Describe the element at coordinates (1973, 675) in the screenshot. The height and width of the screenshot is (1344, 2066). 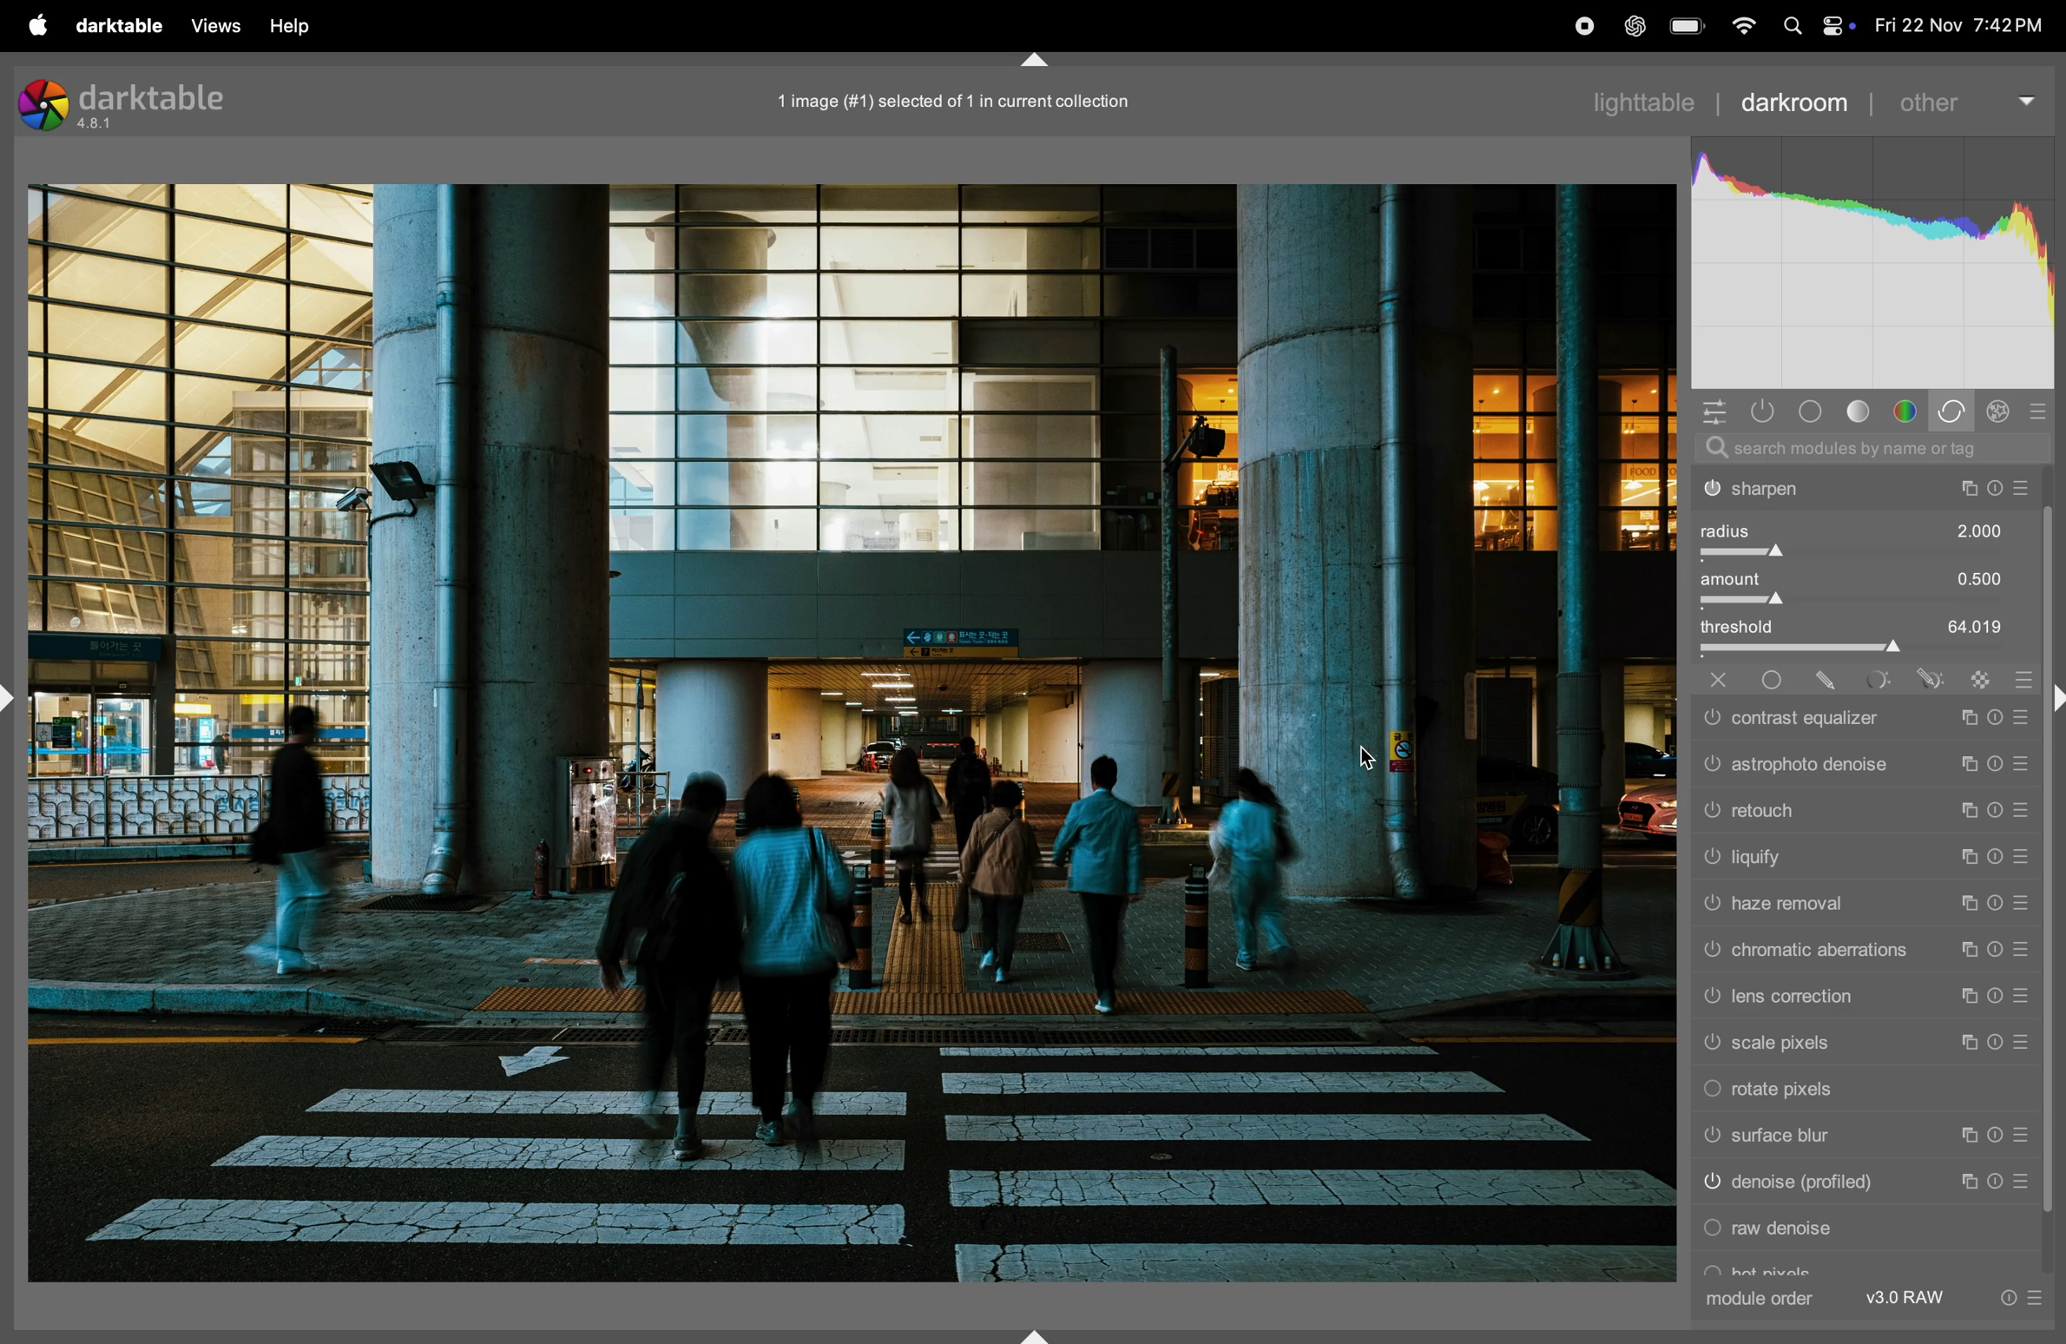
I see `rastter mask` at that location.